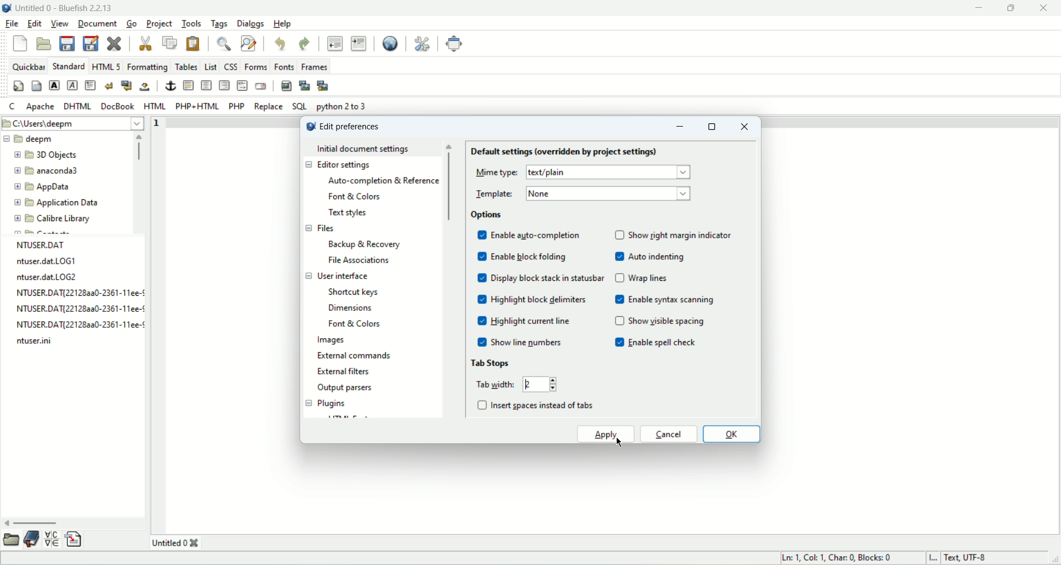 The height and width of the screenshot is (565, 1061). I want to click on Application Data, so click(69, 203).